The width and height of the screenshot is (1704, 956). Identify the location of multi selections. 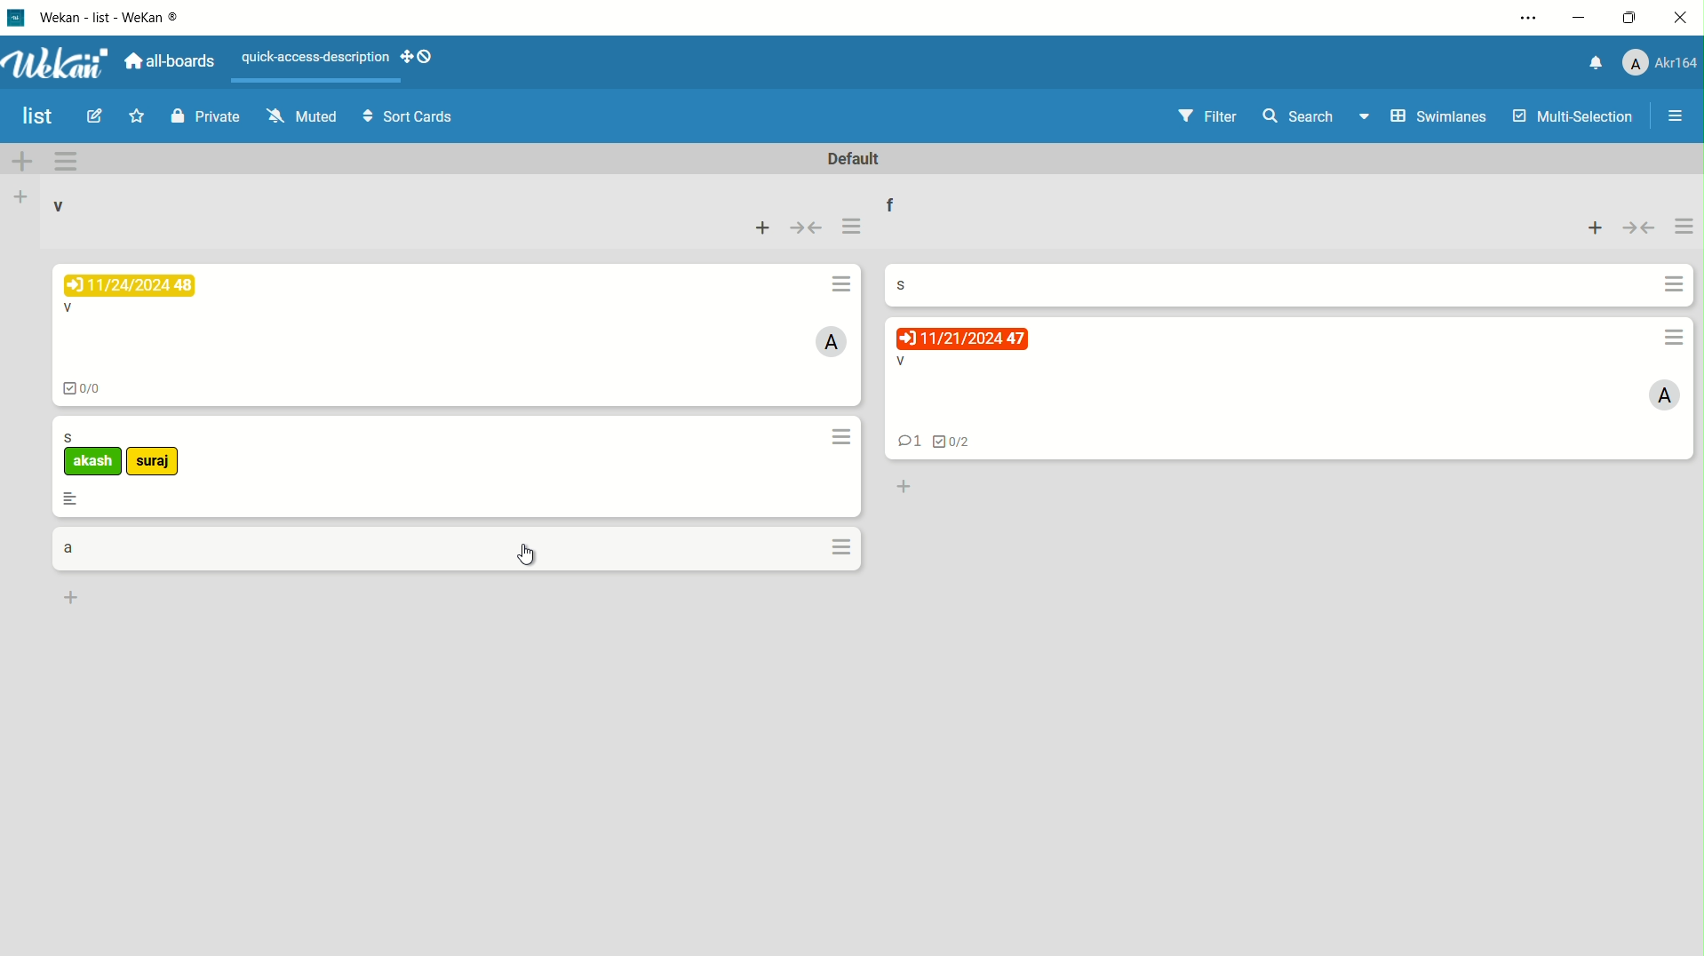
(1571, 118).